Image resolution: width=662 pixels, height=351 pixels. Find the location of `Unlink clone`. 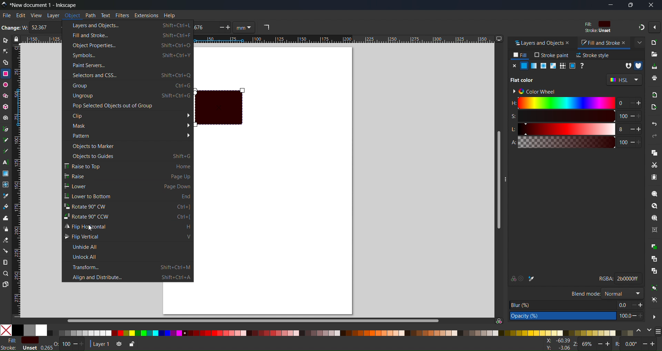

Unlink clone is located at coordinates (654, 272).